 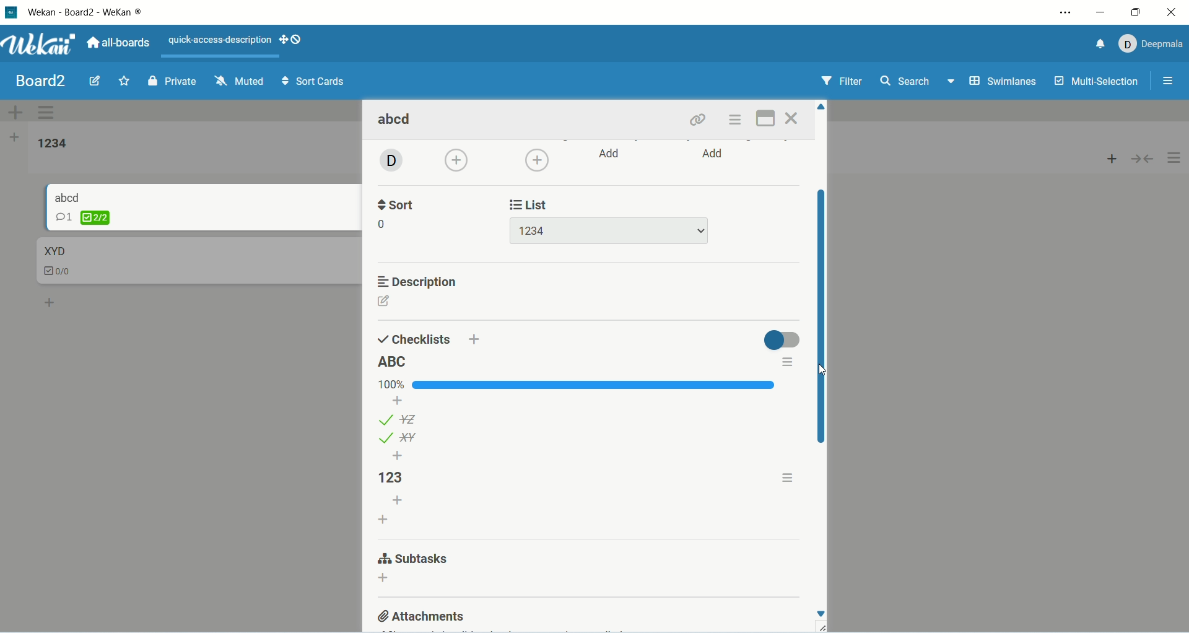 What do you see at coordinates (399, 478) in the screenshot?
I see `list title` at bounding box center [399, 478].